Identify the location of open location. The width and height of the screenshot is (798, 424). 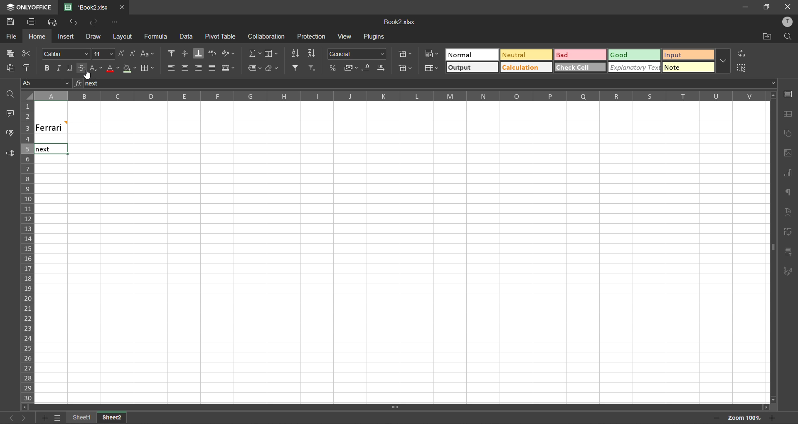
(765, 38).